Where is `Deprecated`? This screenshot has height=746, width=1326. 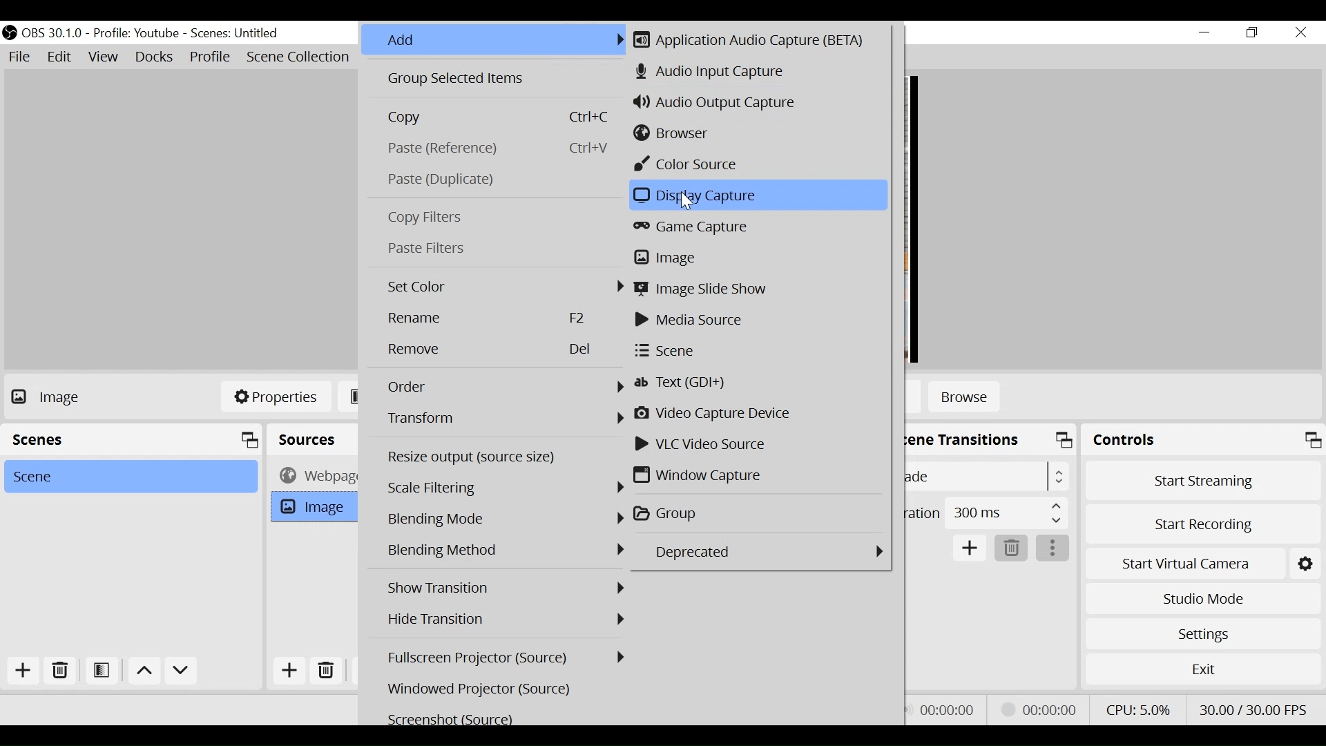 Deprecated is located at coordinates (757, 551).